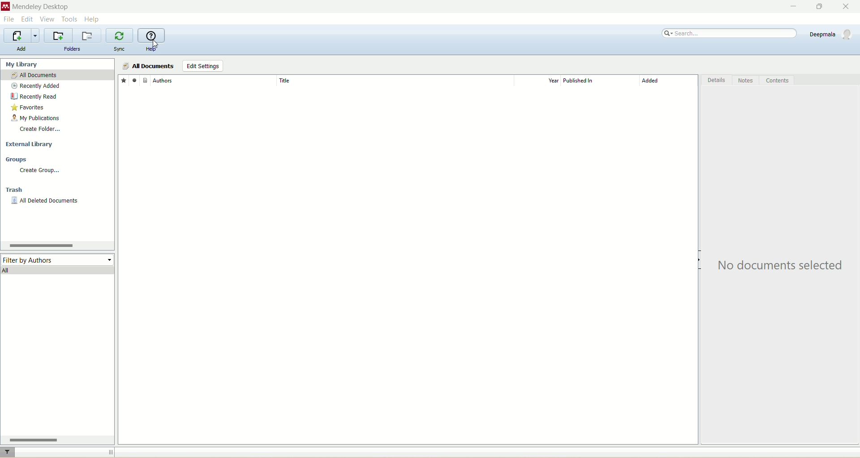  What do you see at coordinates (47, 19) in the screenshot?
I see `view` at bounding box center [47, 19].